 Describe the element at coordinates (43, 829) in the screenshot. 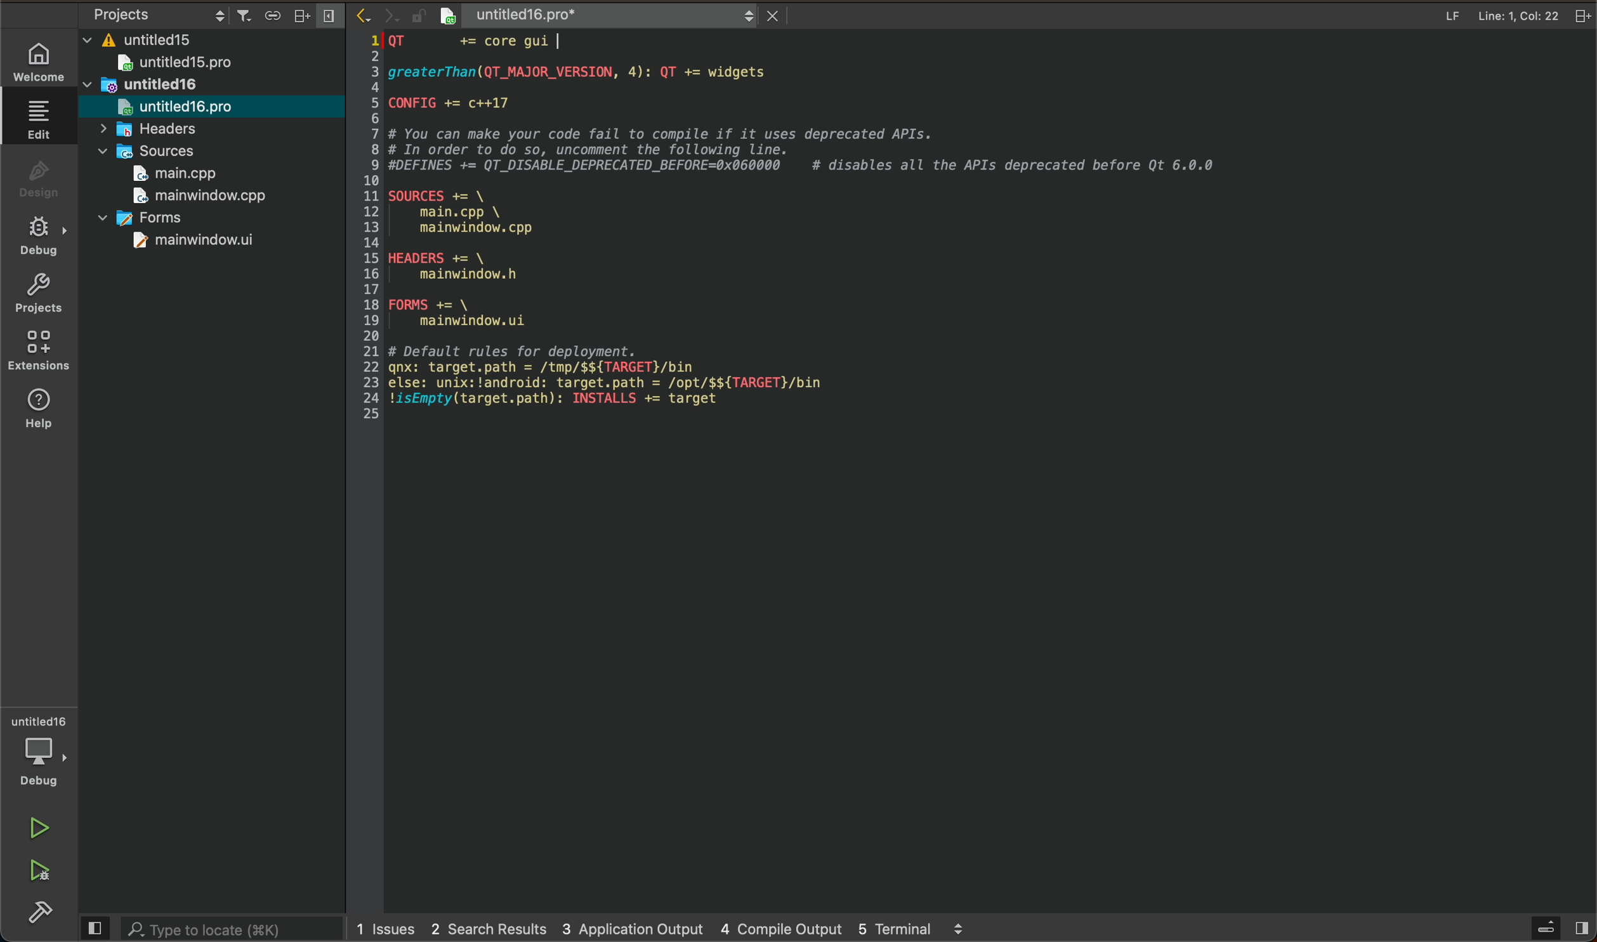

I see `run ` at that location.